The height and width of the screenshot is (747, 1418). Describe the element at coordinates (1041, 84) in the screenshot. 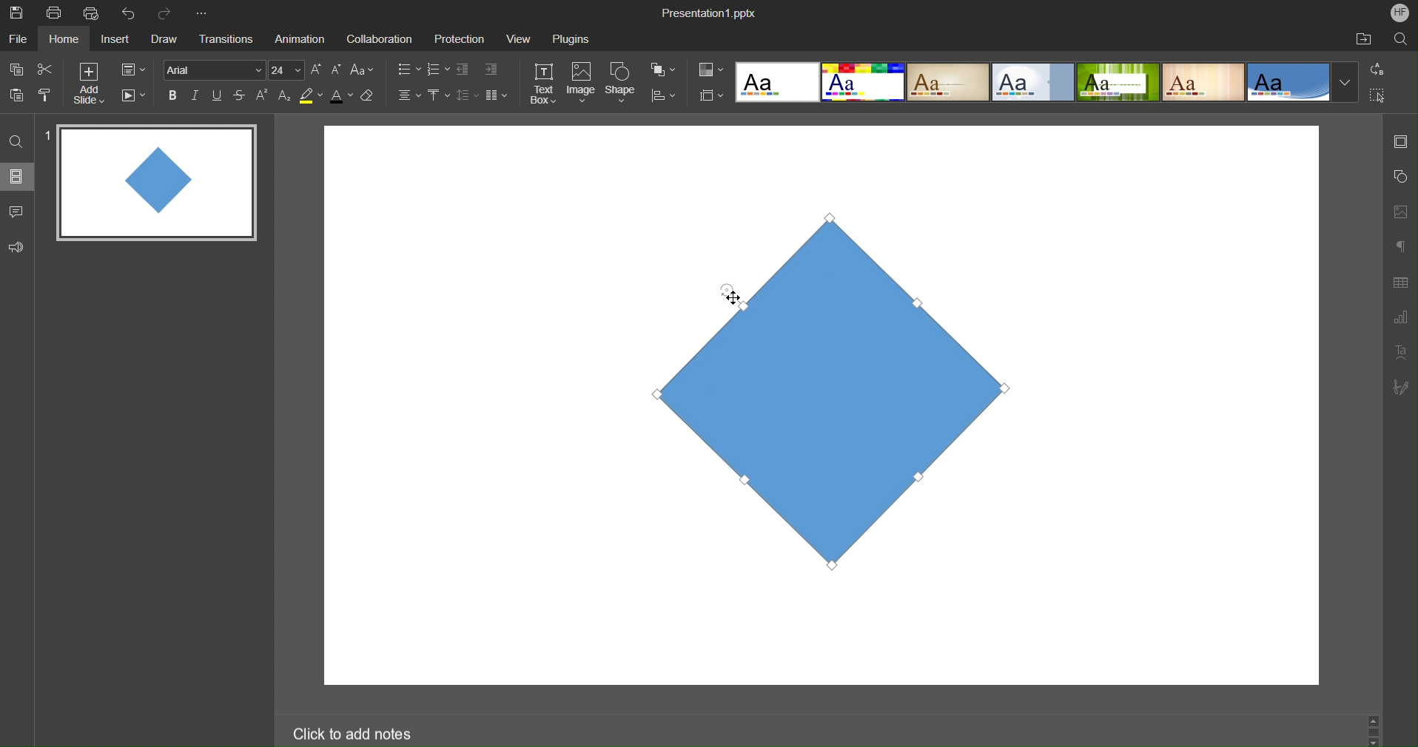

I see `Presentation Template` at that location.